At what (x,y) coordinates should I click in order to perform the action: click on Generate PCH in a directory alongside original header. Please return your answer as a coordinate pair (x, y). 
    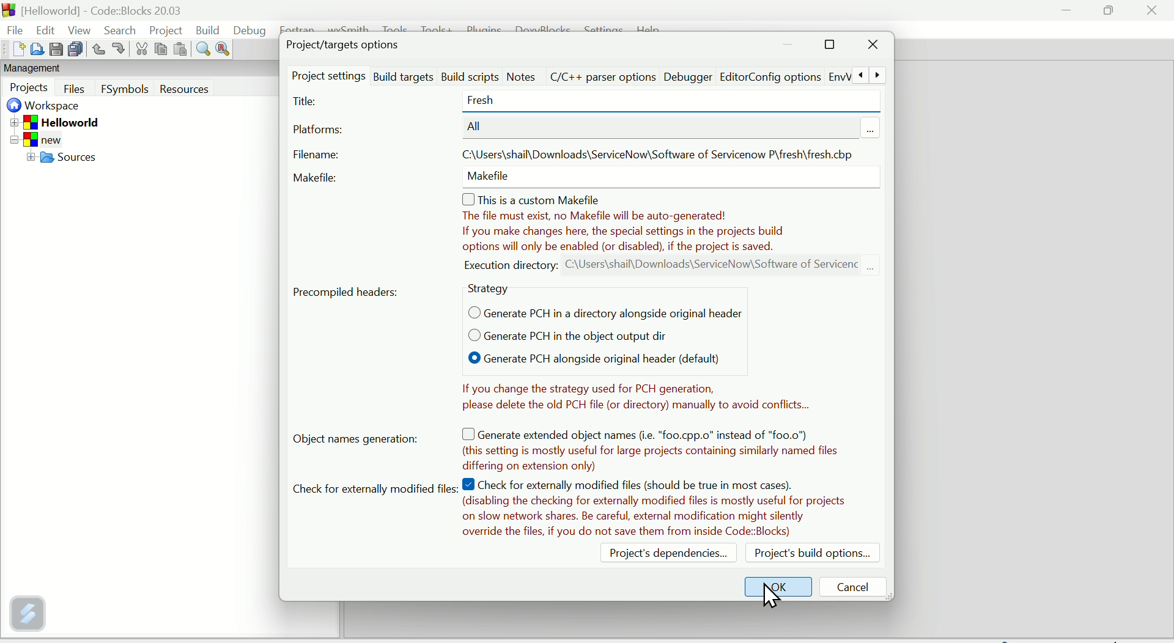
    Looking at the image, I should click on (600, 312).